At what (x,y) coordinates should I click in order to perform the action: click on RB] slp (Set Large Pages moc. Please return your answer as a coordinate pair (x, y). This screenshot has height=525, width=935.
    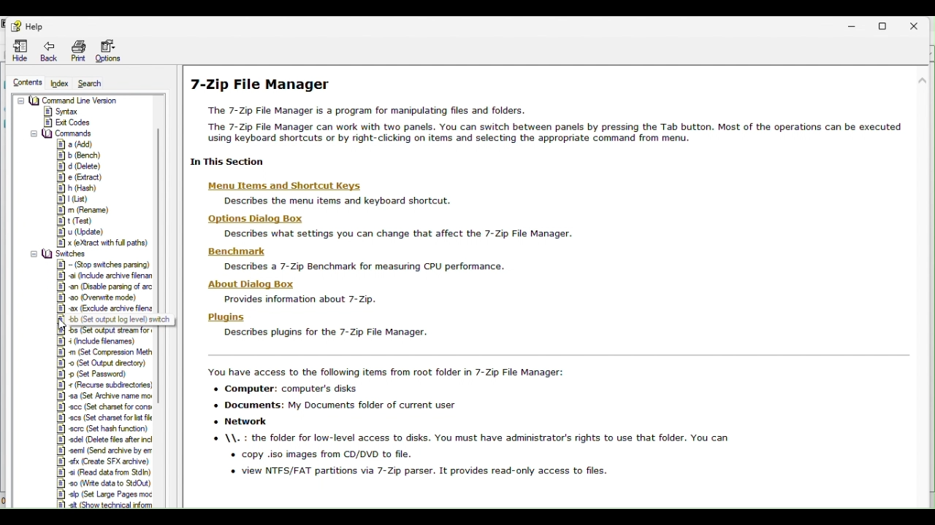
    Looking at the image, I should click on (108, 494).